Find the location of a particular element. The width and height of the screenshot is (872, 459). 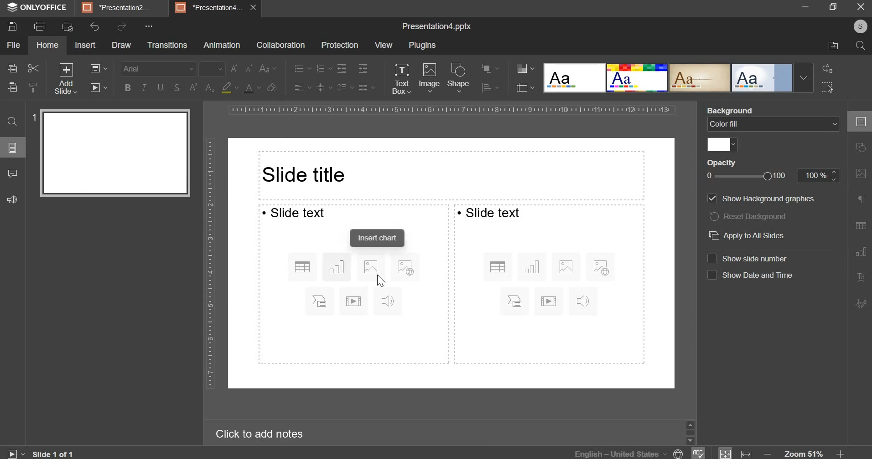

paragraph setting is located at coordinates (366, 87).